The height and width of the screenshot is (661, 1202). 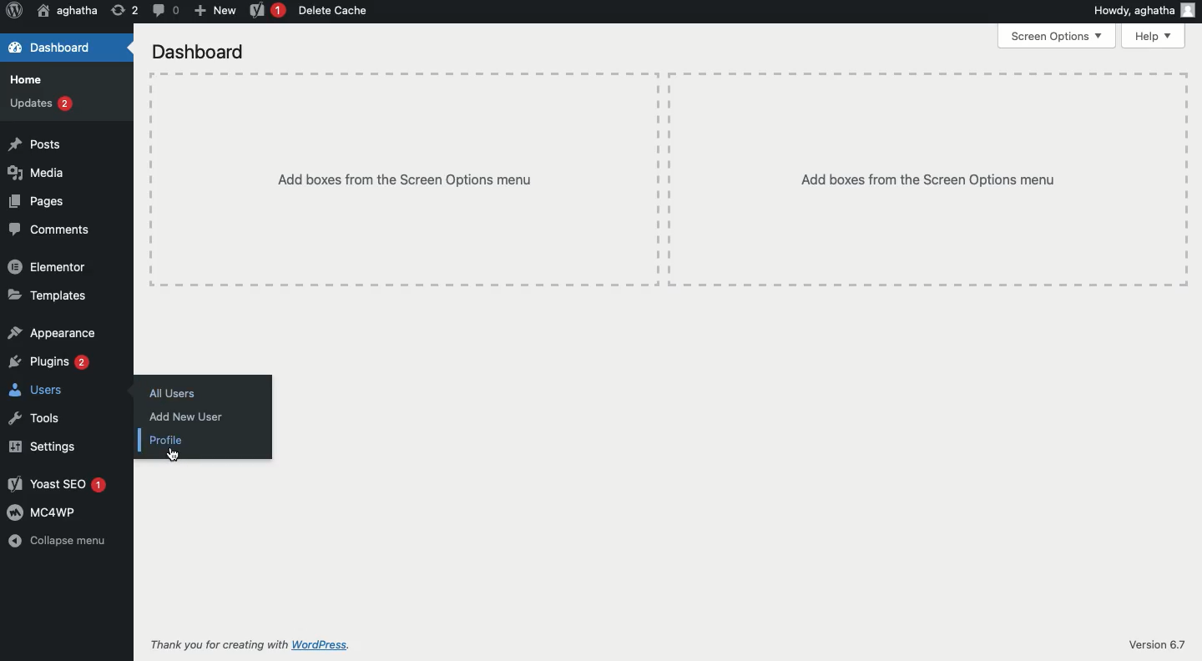 I want to click on Add boxes from the screen options menu, so click(x=668, y=179).